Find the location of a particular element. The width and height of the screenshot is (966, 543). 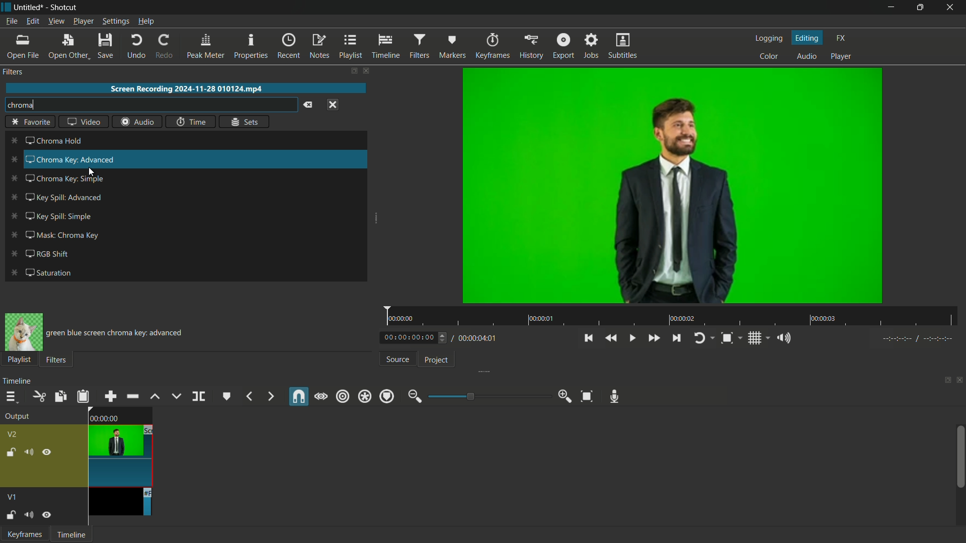

editing is located at coordinates (807, 37).